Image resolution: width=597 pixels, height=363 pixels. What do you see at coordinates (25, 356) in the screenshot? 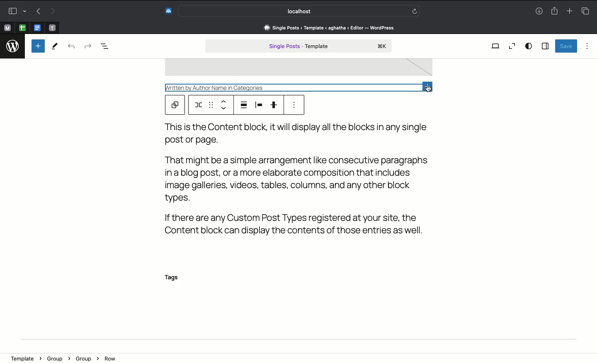
I see `template` at bounding box center [25, 356].